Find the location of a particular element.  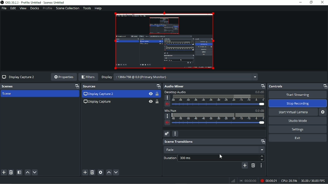

Start virtual camera is located at coordinates (293, 112).